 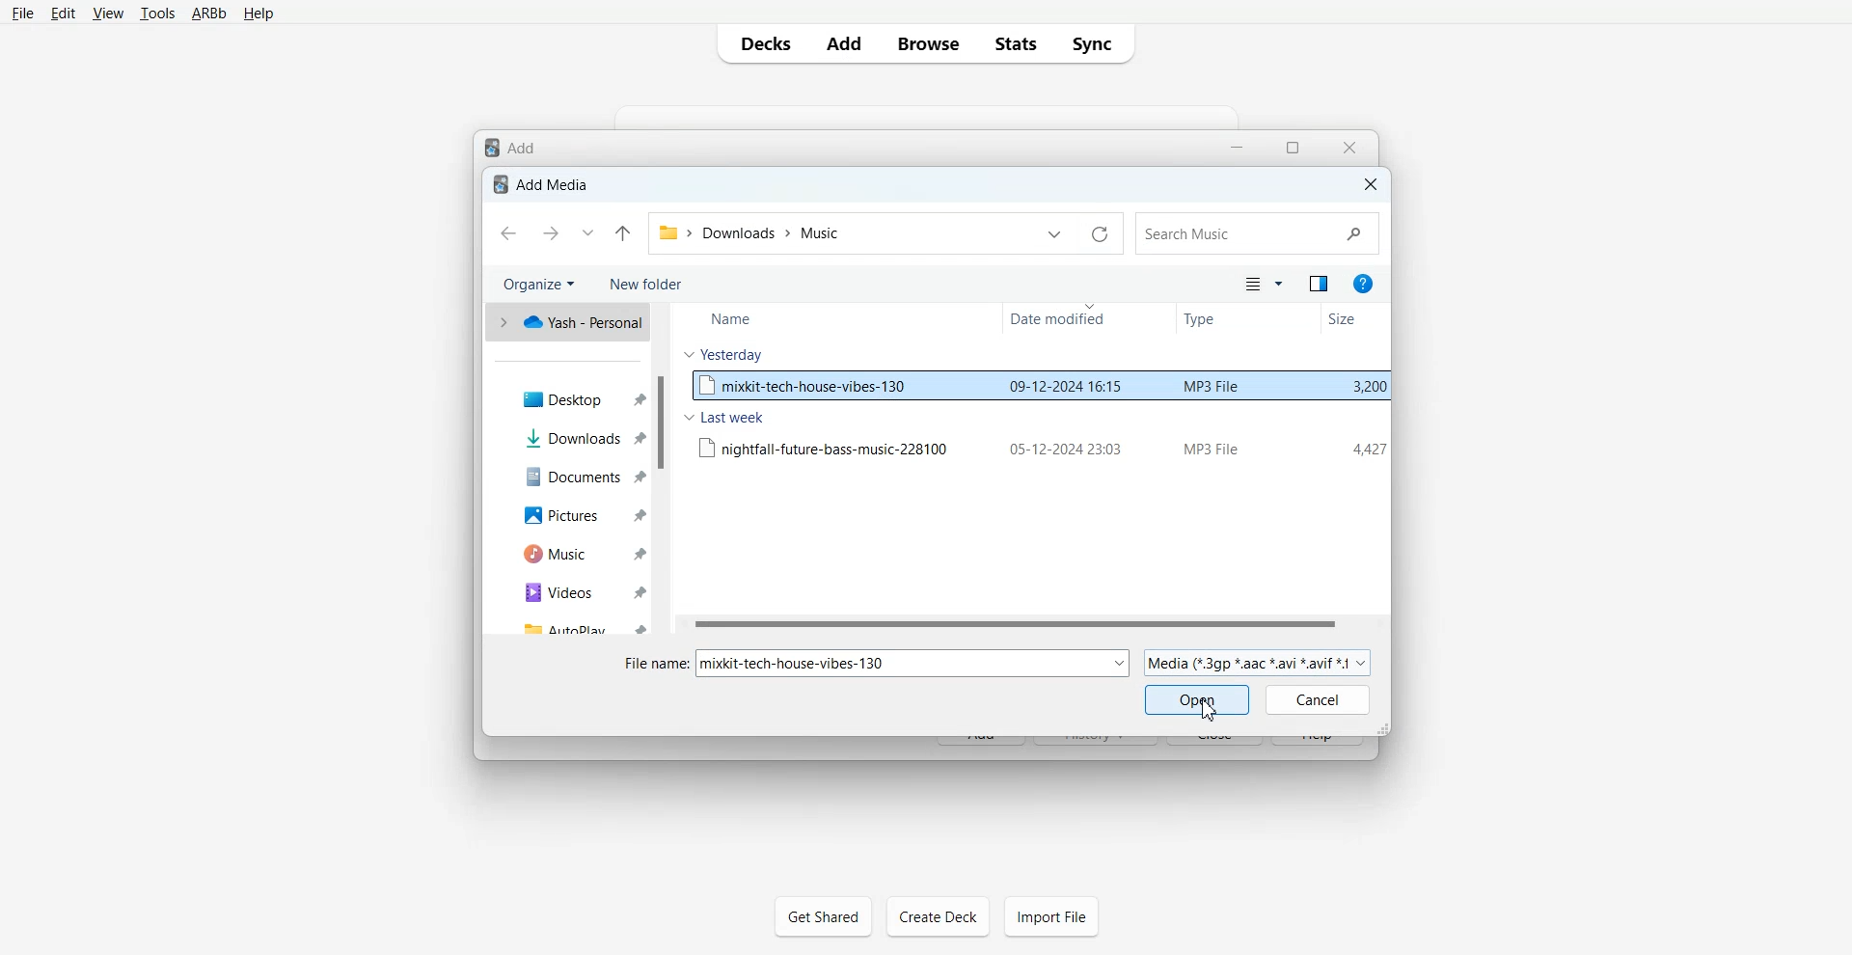 What do you see at coordinates (1292, 149) in the screenshot?
I see `Maximize` at bounding box center [1292, 149].